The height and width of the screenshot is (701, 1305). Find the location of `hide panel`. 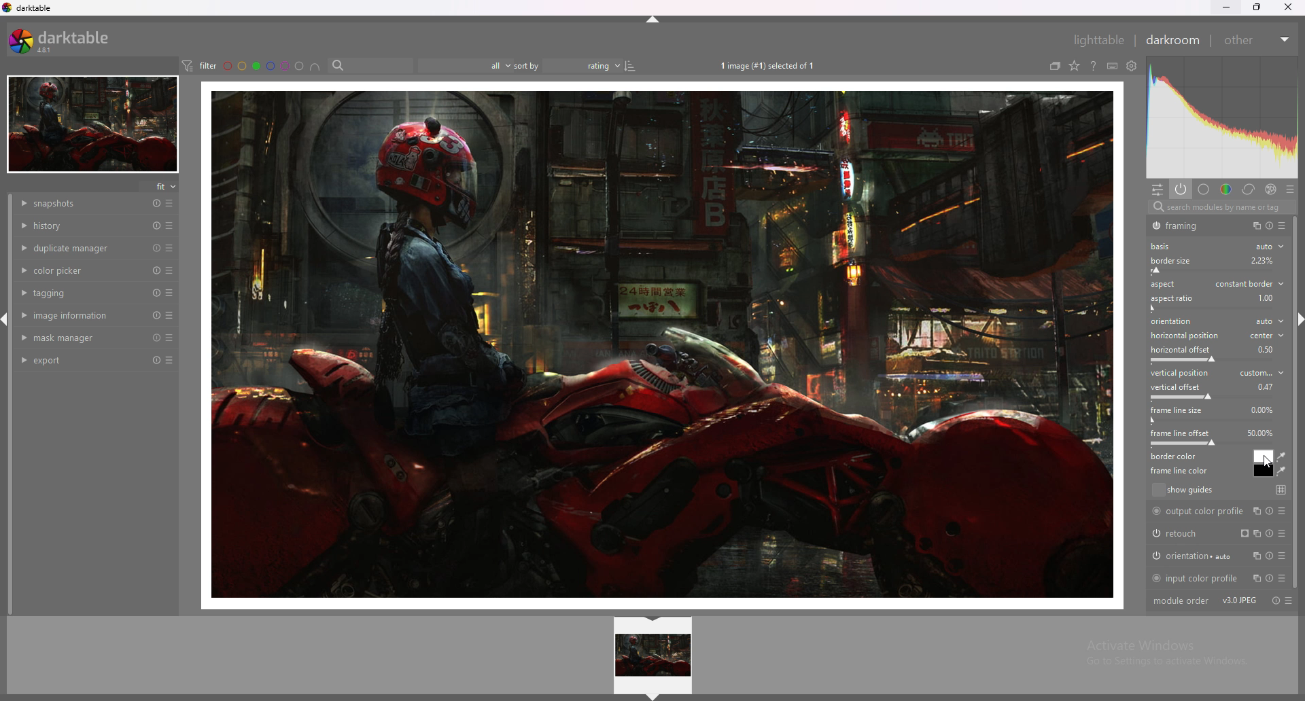

hide panel is located at coordinates (655, 22).